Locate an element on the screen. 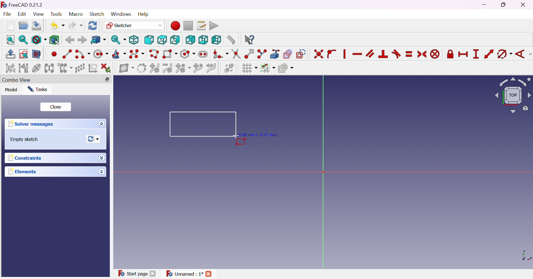 The image size is (533, 279). View section is located at coordinates (37, 54).